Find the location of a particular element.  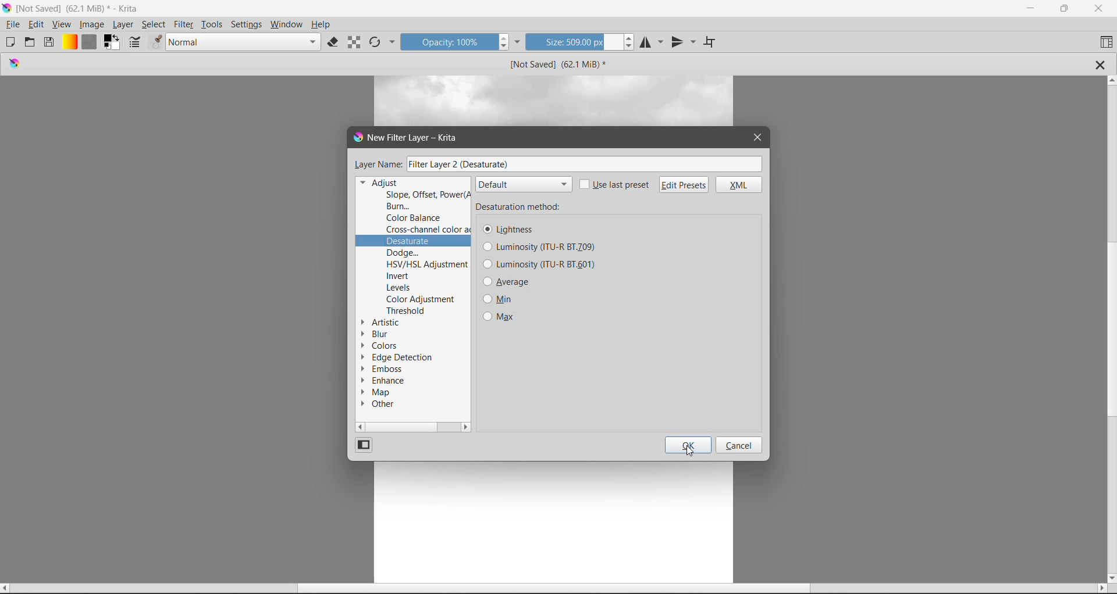

Max is located at coordinates (500, 319).